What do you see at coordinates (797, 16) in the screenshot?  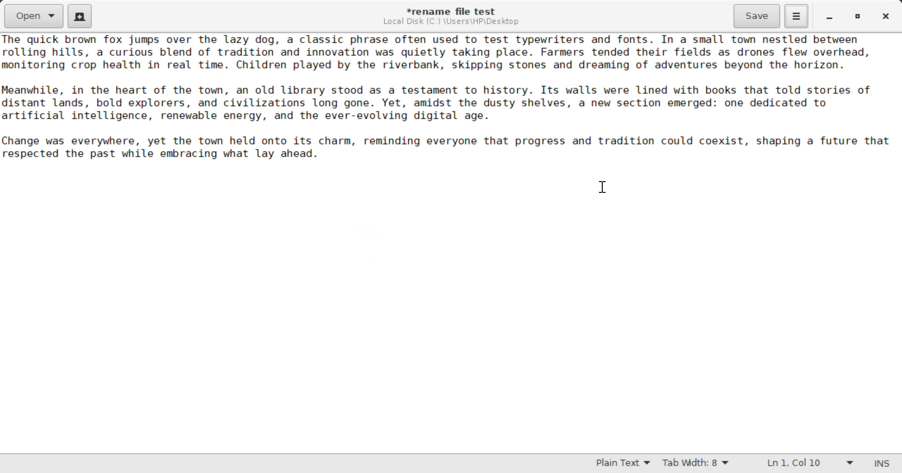 I see `More Options Menu` at bounding box center [797, 16].